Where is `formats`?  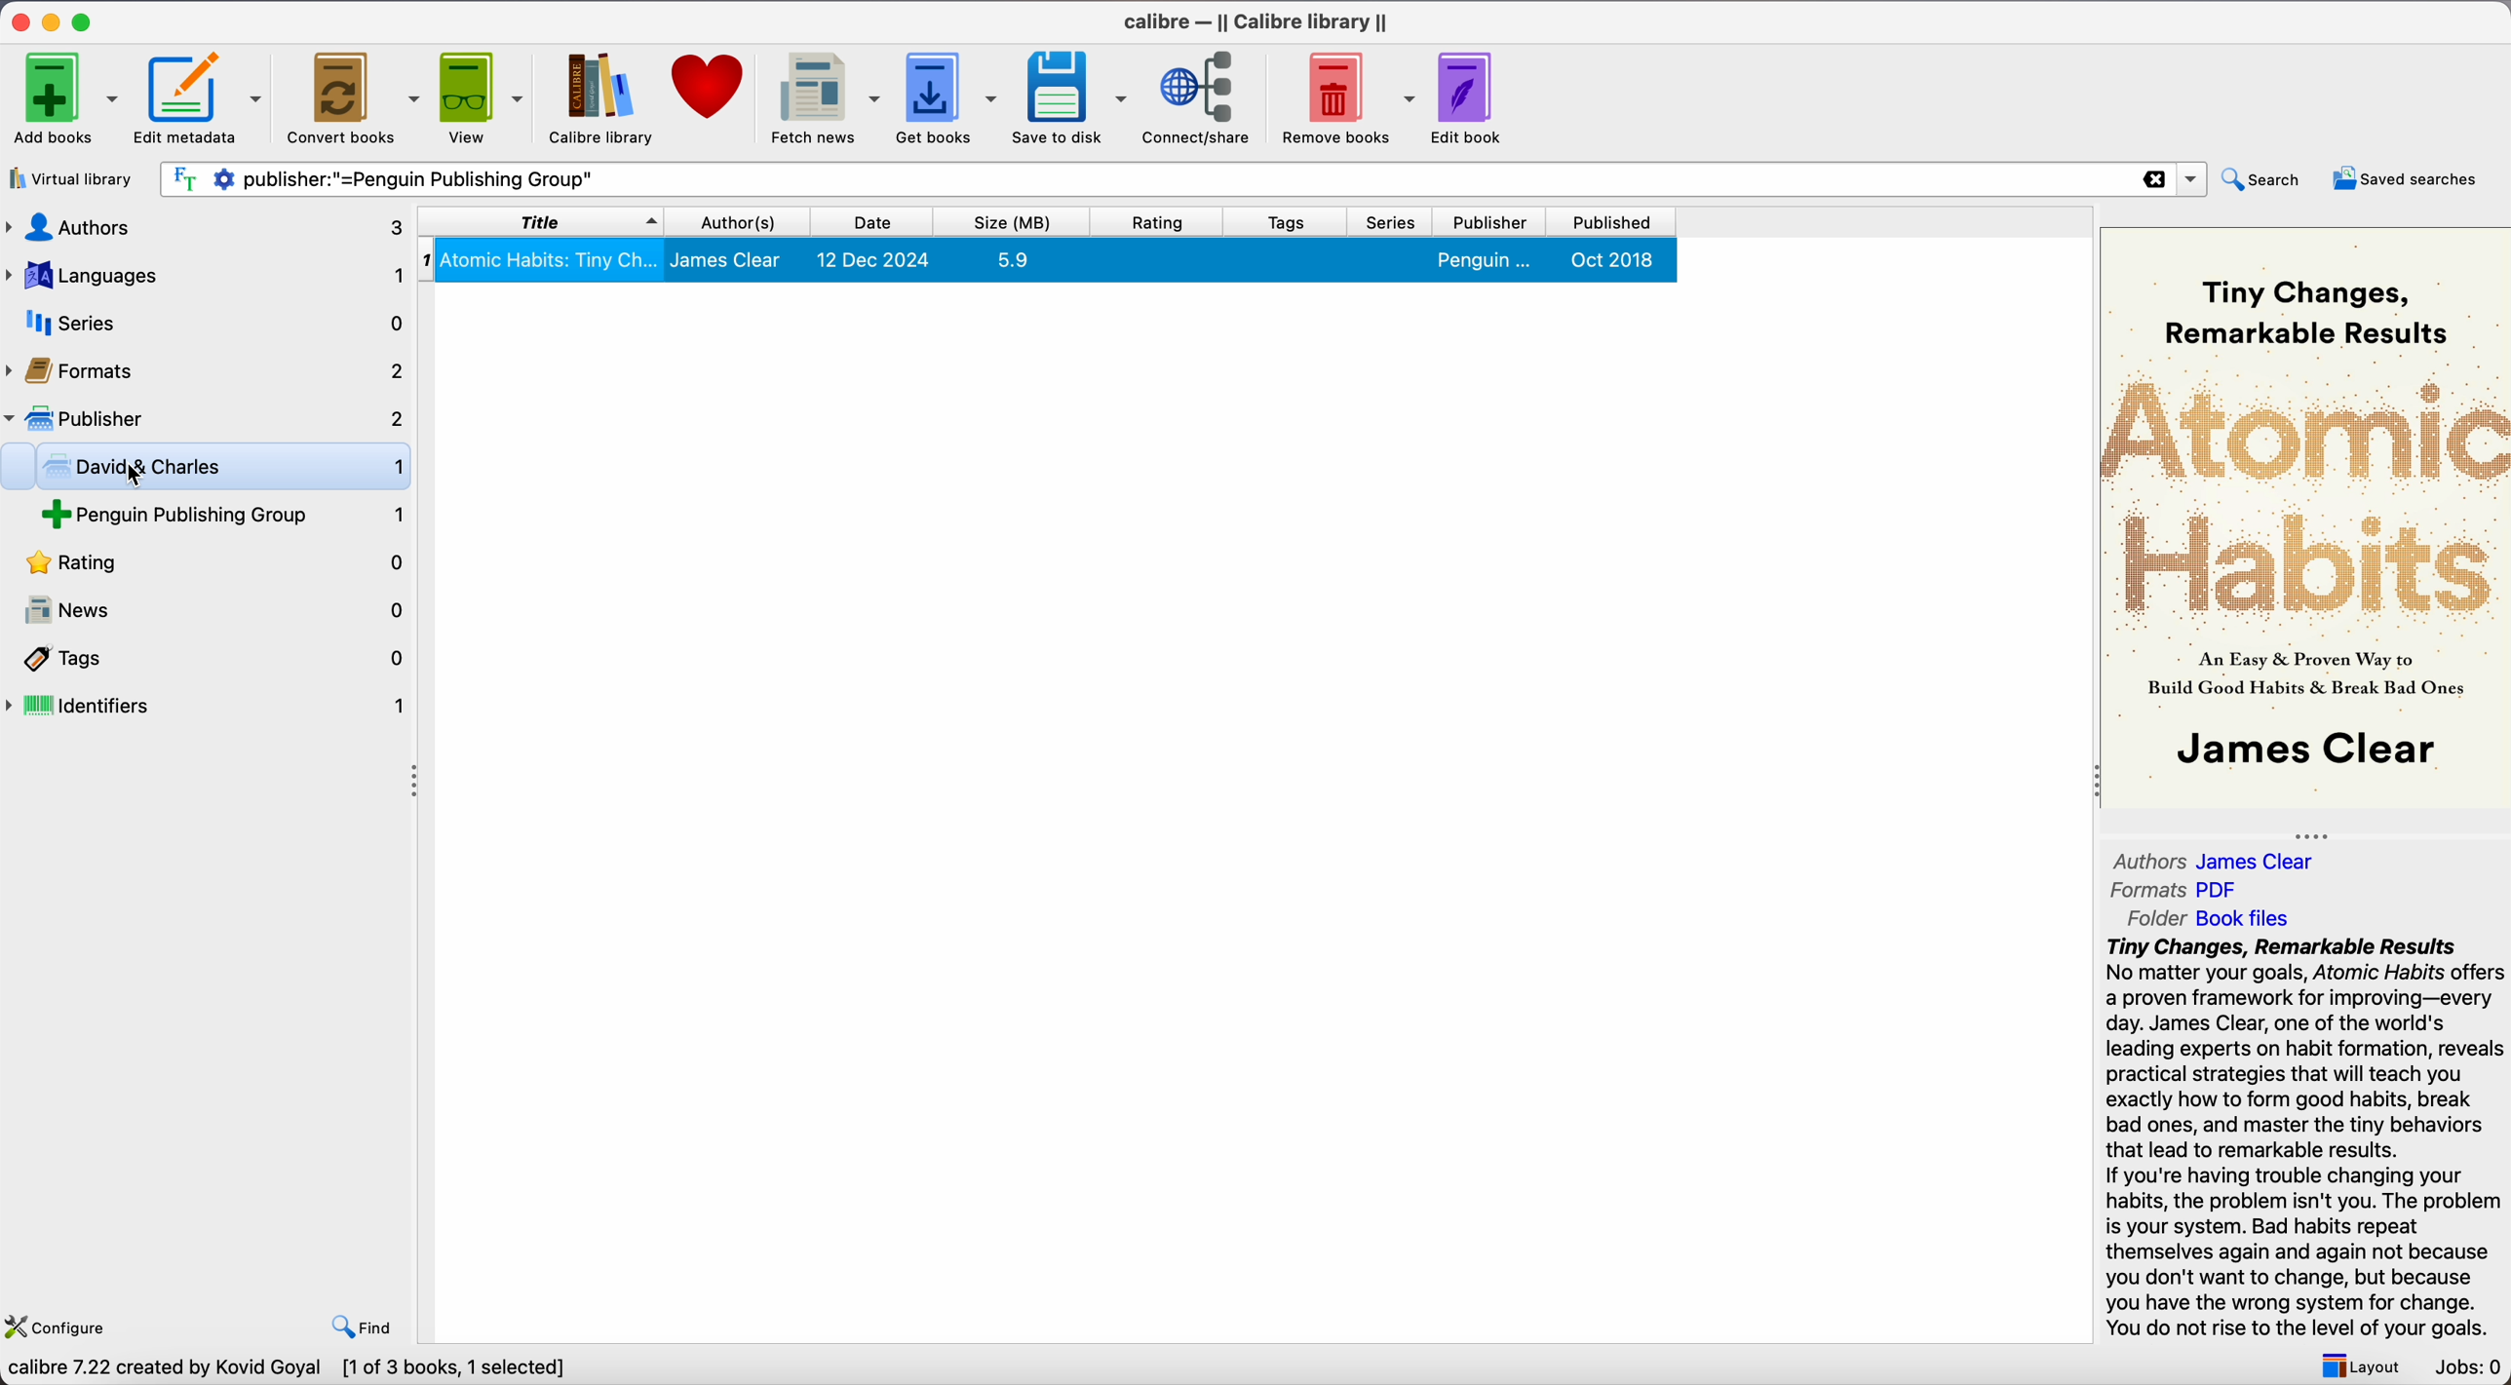 formats is located at coordinates (206, 367).